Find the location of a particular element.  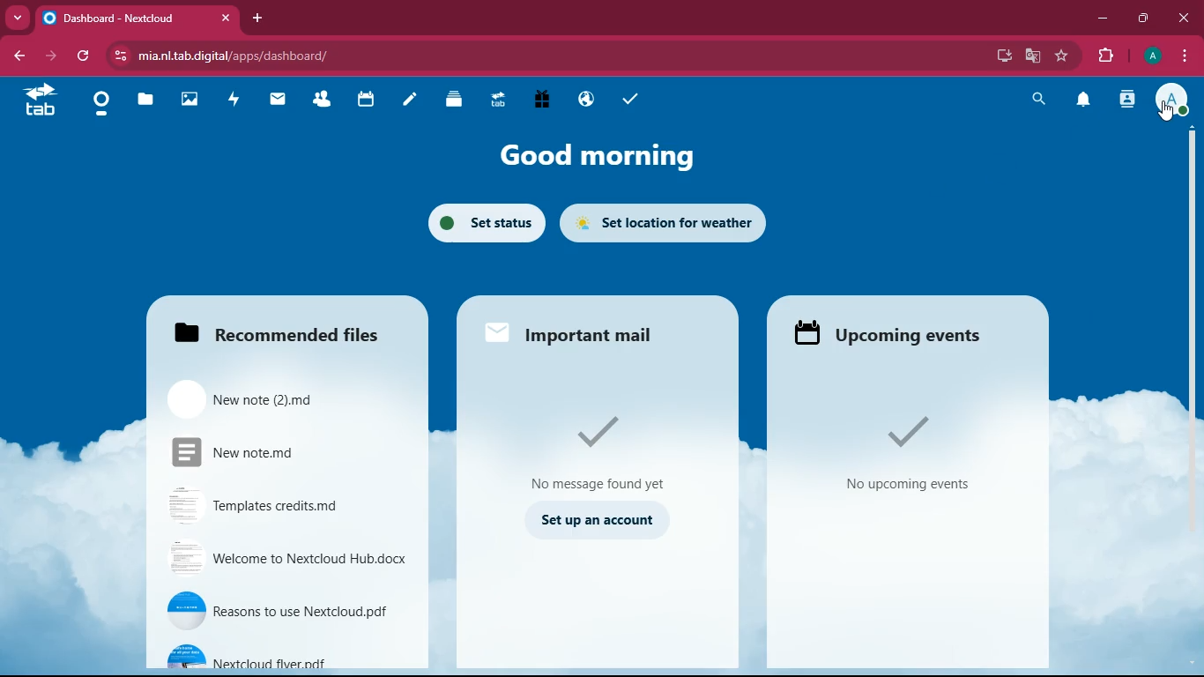

profile is located at coordinates (1171, 101).